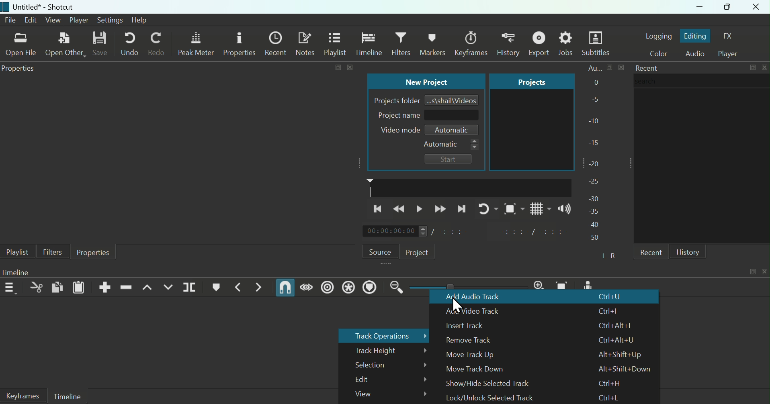  I want to click on Notes, so click(307, 44).